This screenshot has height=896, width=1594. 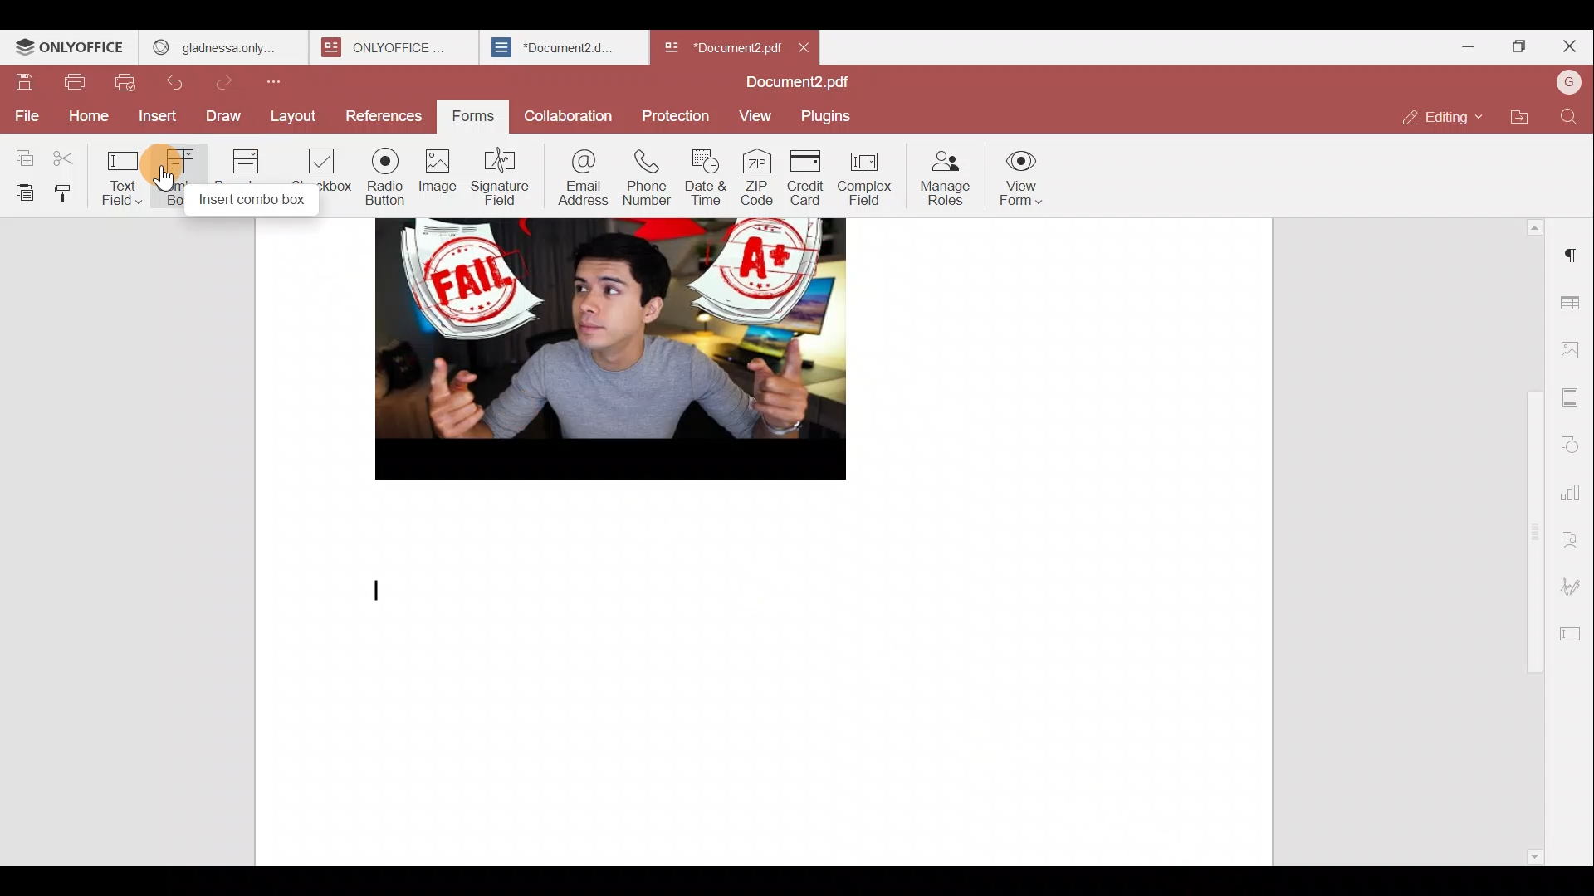 I want to click on Image settings, so click(x=1573, y=351).